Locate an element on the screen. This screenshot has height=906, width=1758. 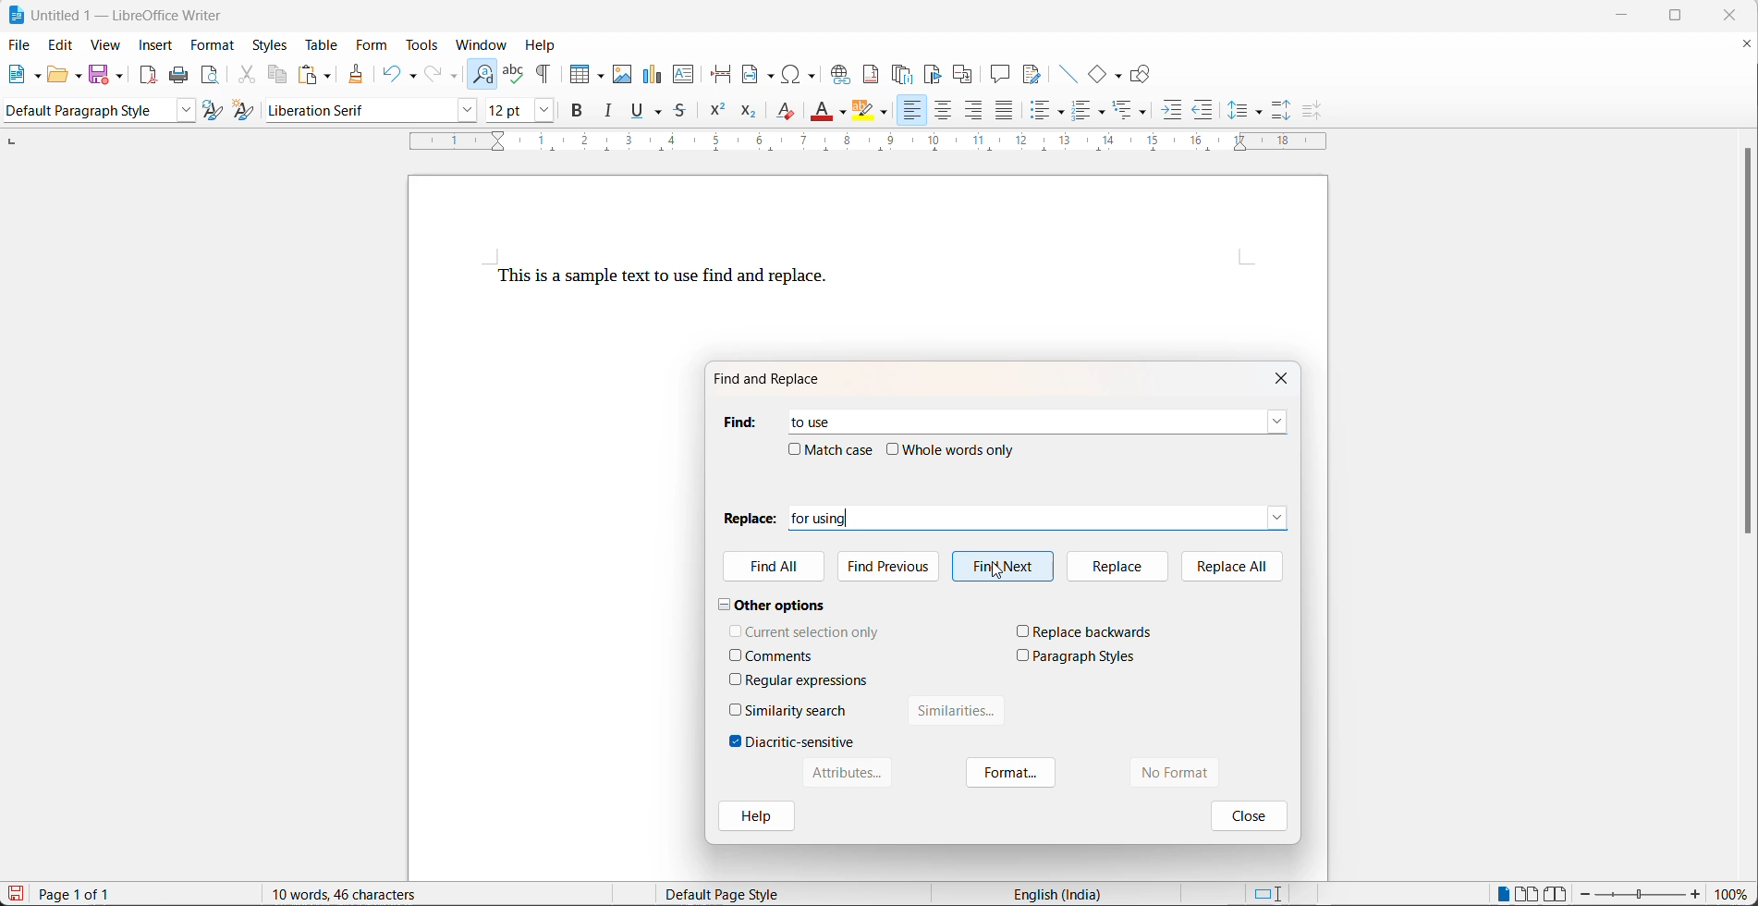
show track changes functions is located at coordinates (1032, 74).